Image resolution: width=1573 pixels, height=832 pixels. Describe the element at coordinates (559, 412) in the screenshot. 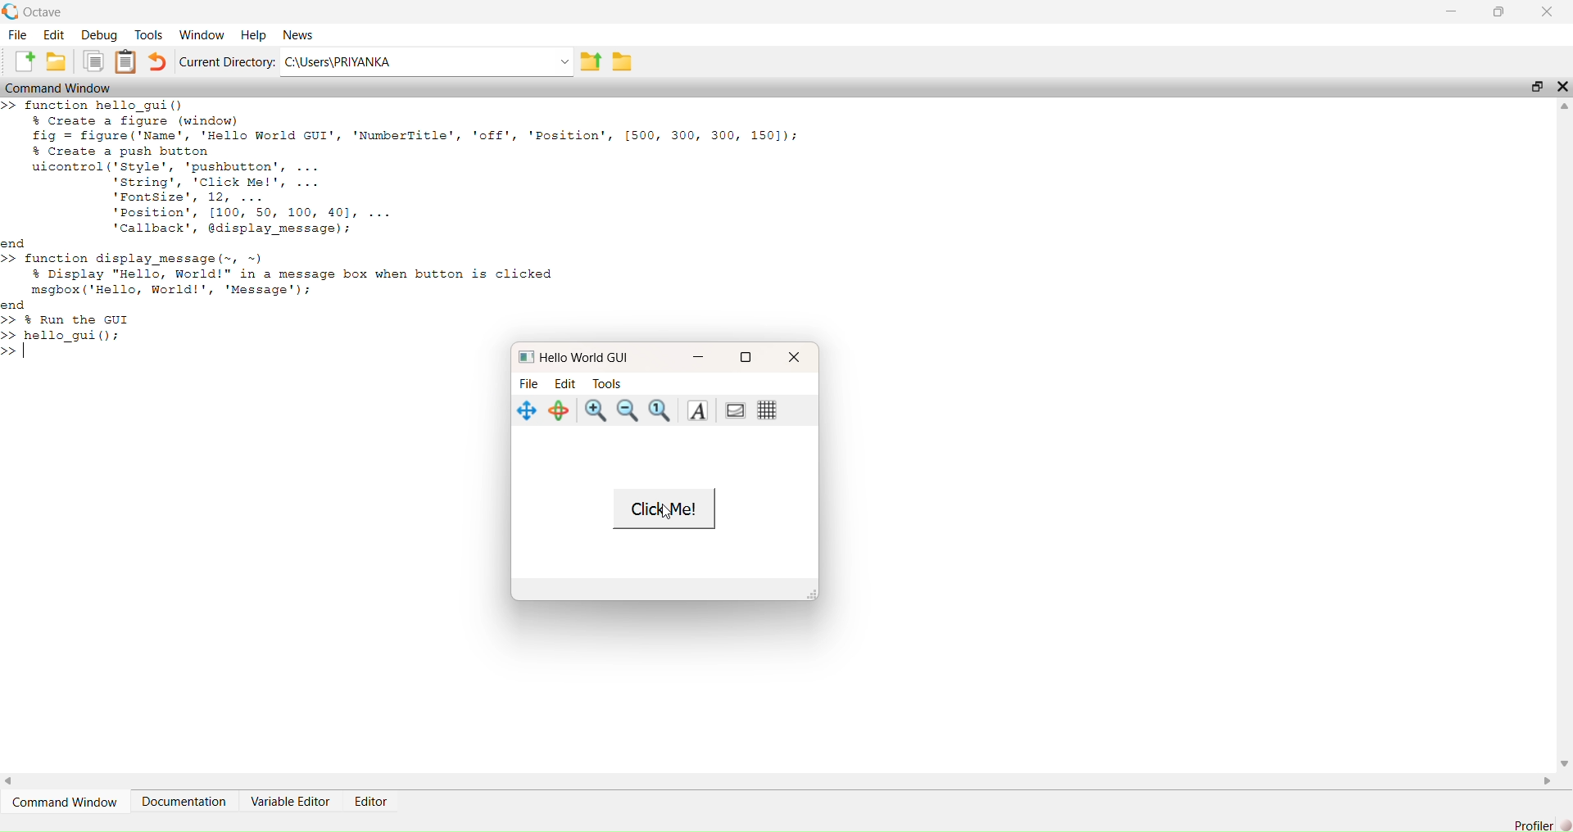

I see `rotate` at that location.